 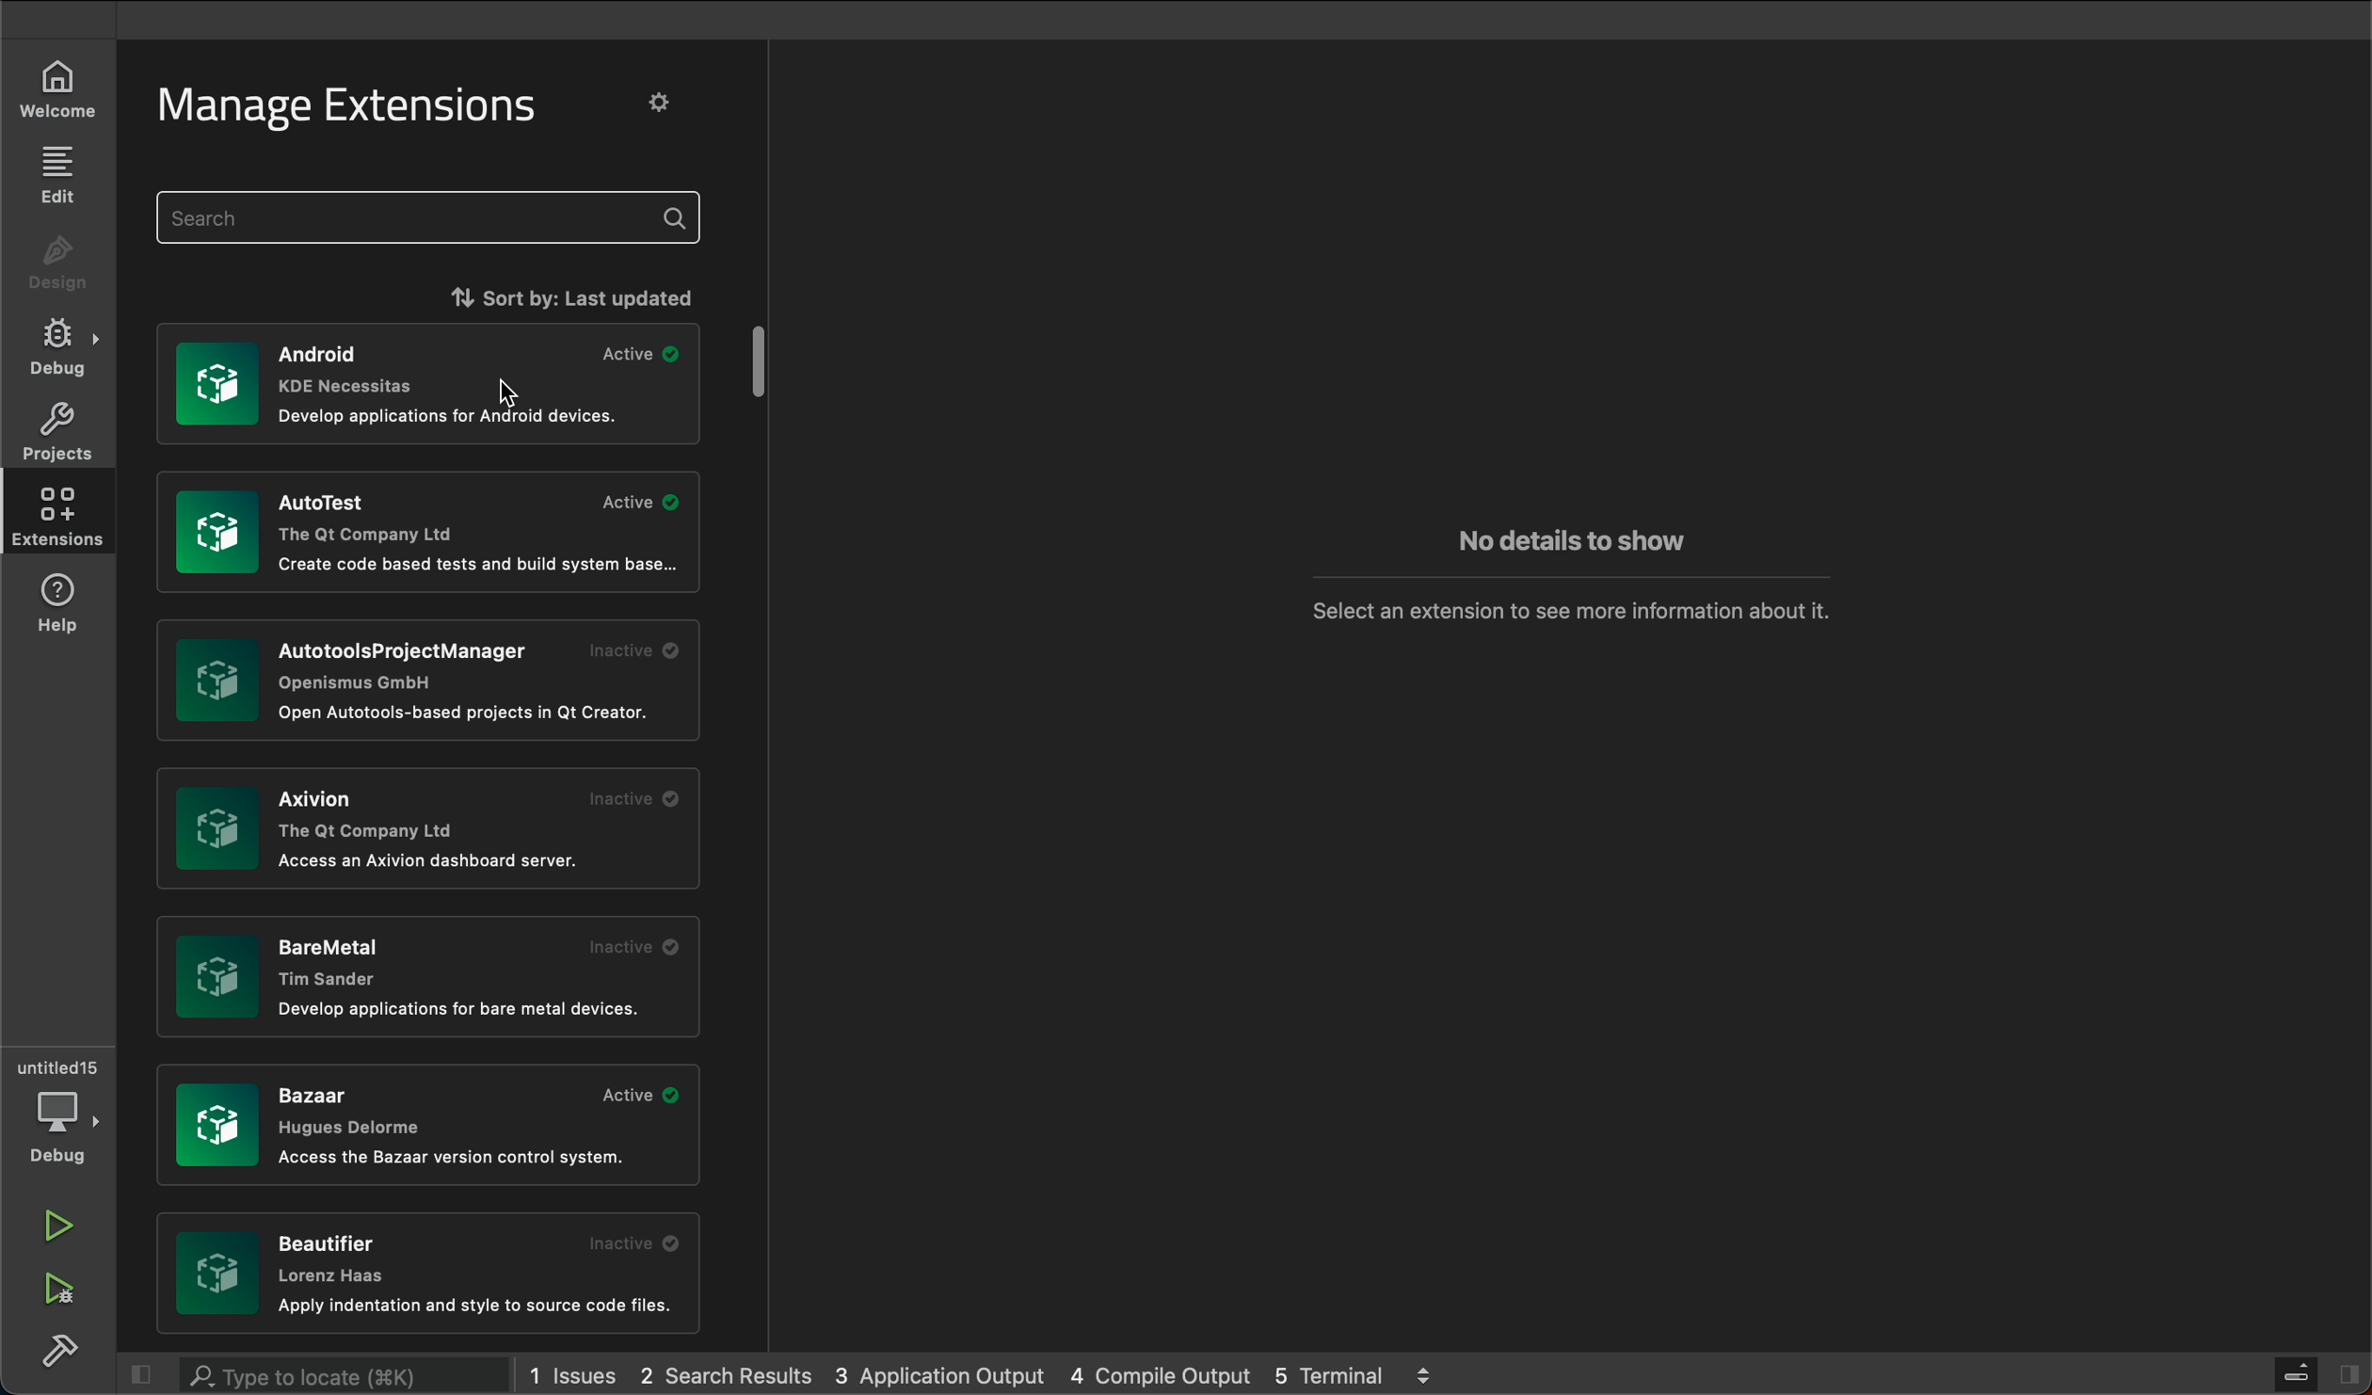 I want to click on run, so click(x=59, y=1227).